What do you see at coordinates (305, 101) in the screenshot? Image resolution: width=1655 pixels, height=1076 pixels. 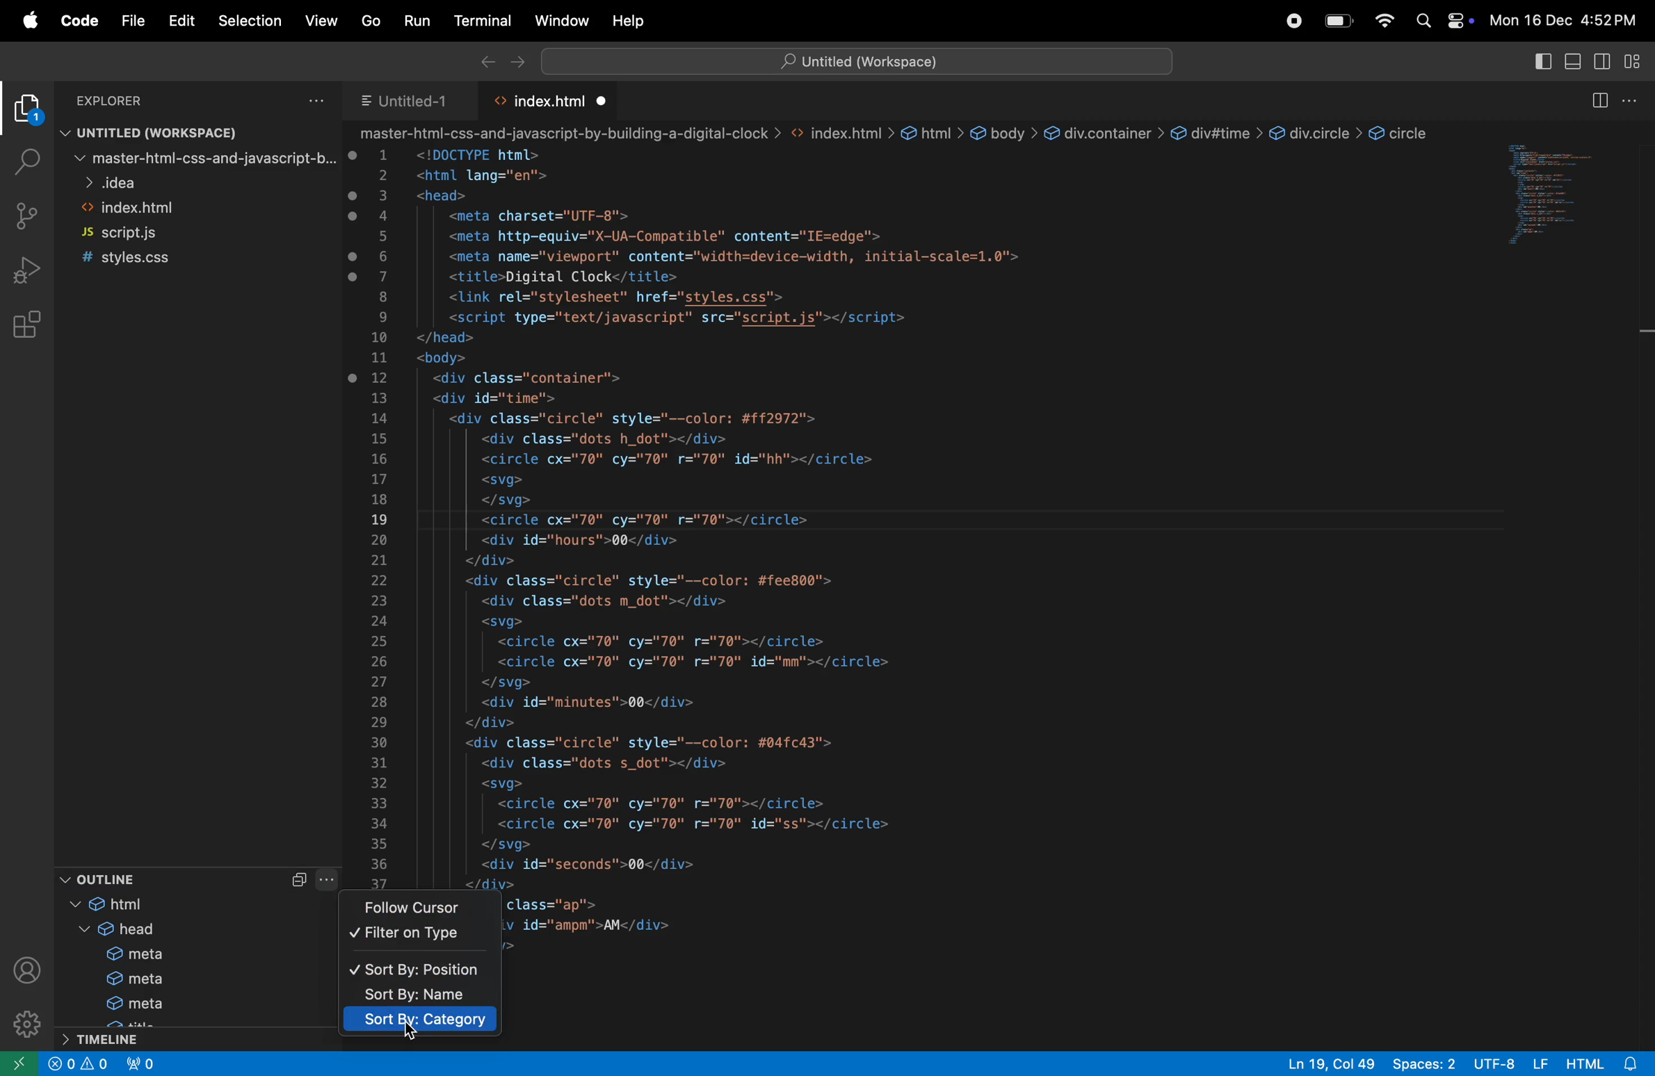 I see `options` at bounding box center [305, 101].